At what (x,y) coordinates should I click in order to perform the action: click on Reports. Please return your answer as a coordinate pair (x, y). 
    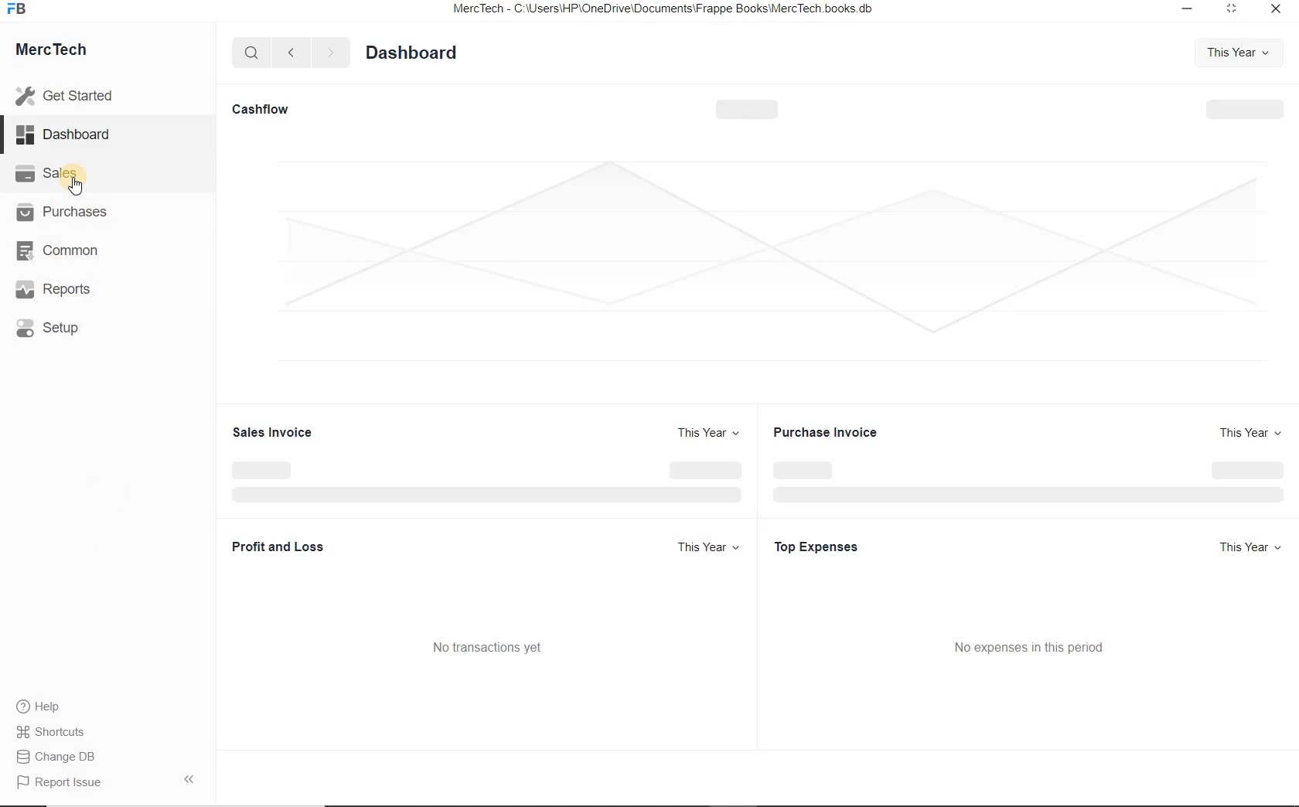
    Looking at the image, I should click on (58, 289).